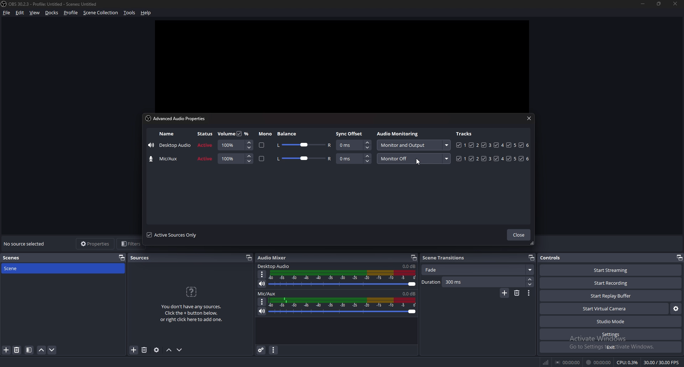 Image resolution: width=684 pixels, height=367 pixels. What do you see at coordinates (414, 258) in the screenshot?
I see `popout` at bounding box center [414, 258].